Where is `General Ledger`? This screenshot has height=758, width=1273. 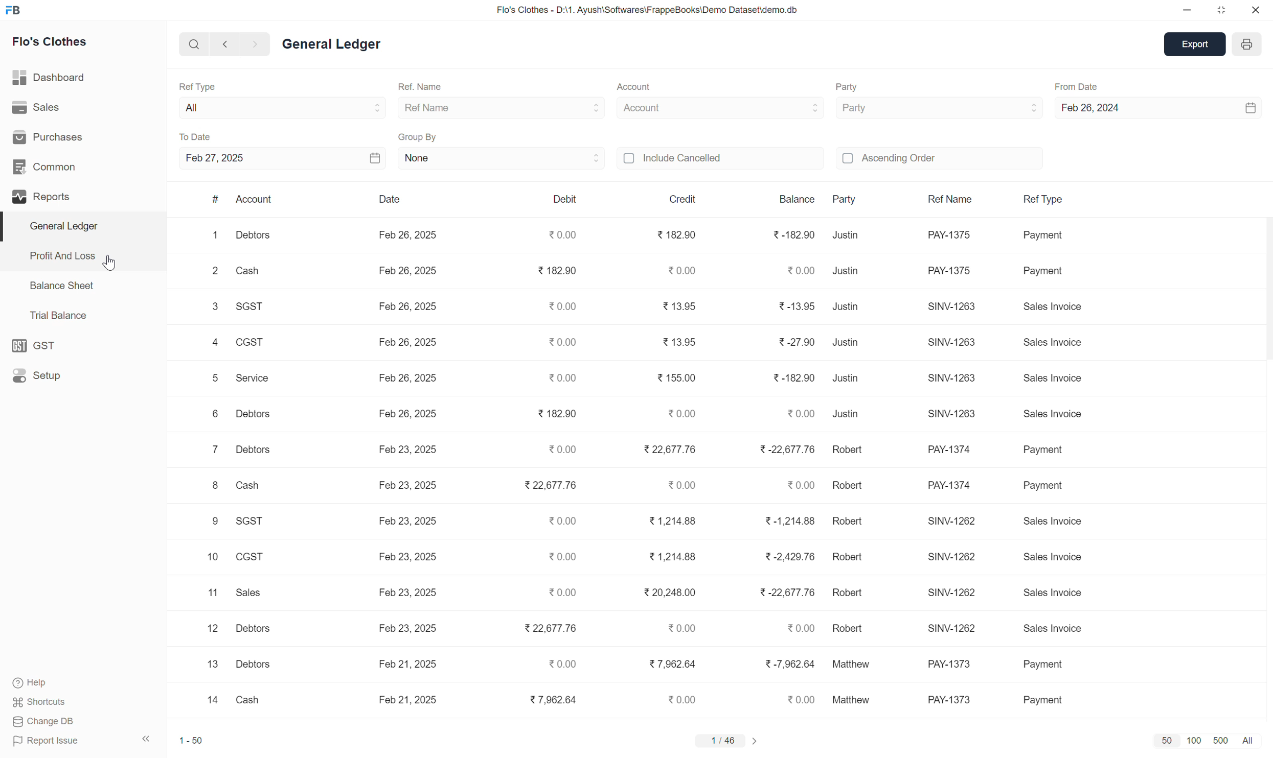
General Ledger is located at coordinates (66, 228).